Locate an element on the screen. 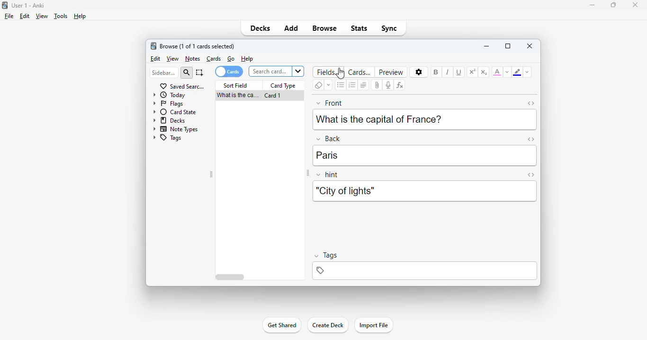 This screenshot has height=340, width=647. sort field is located at coordinates (235, 86).